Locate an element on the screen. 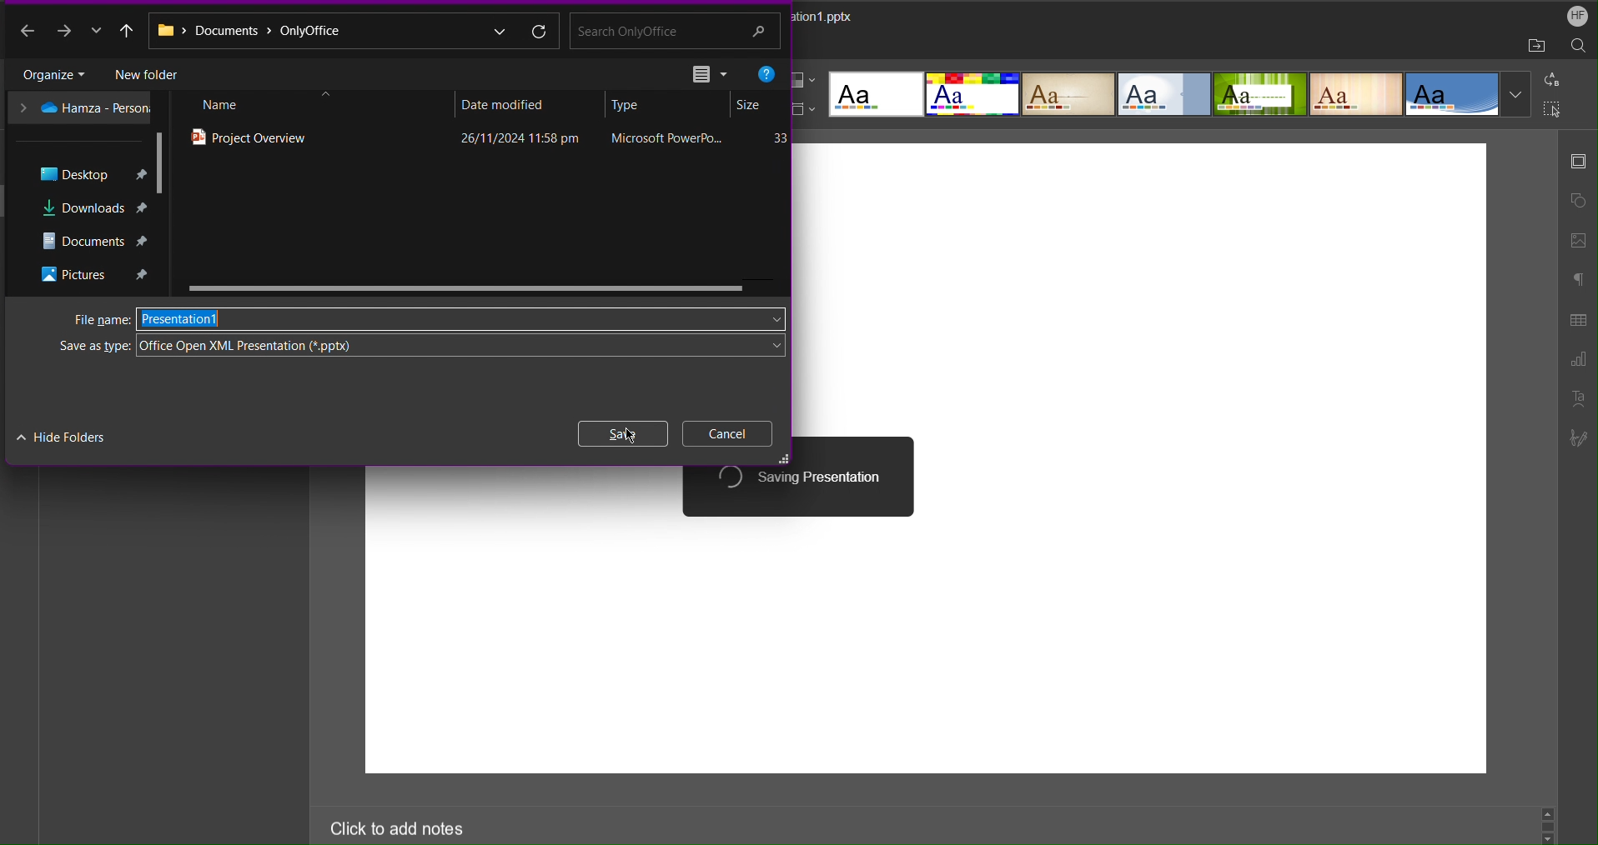 This screenshot has width=1598, height=845. Shape Settings is located at coordinates (1577, 202).